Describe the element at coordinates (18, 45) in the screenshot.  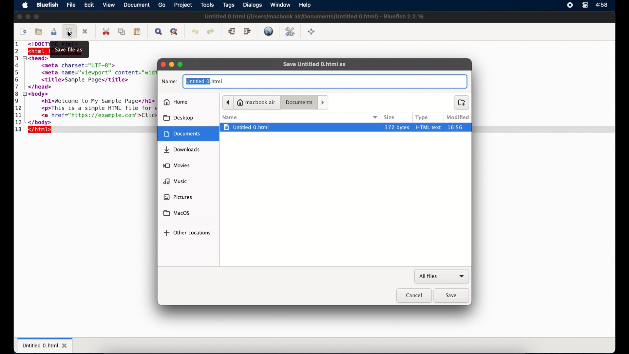
I see `1` at that location.